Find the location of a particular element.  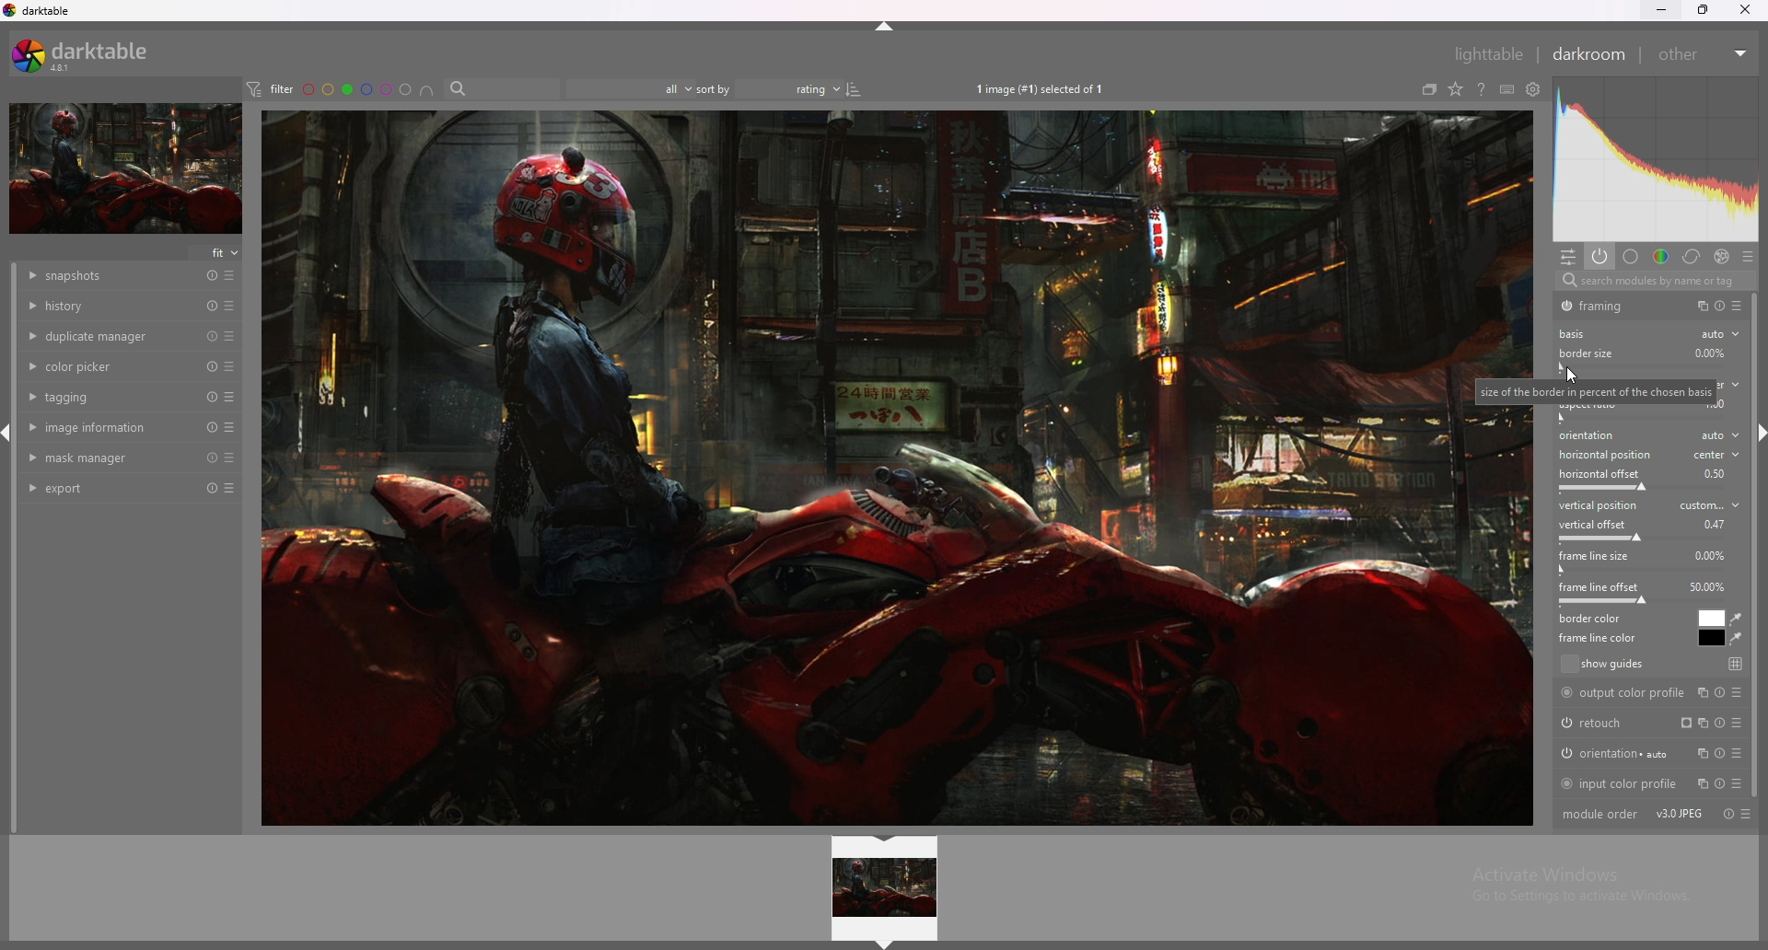

photo heatmap is located at coordinates (1657, 158).